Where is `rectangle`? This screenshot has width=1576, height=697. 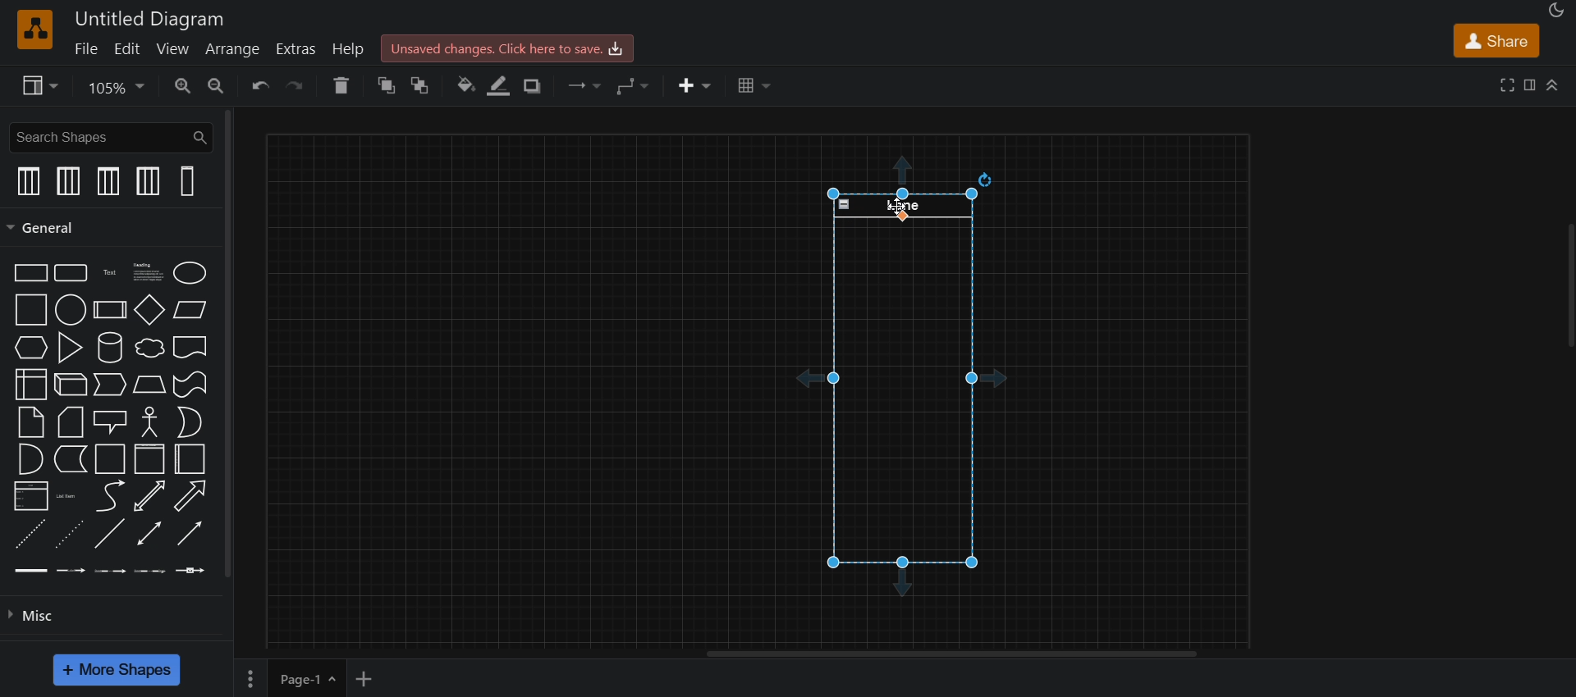
rectangle is located at coordinates (25, 272).